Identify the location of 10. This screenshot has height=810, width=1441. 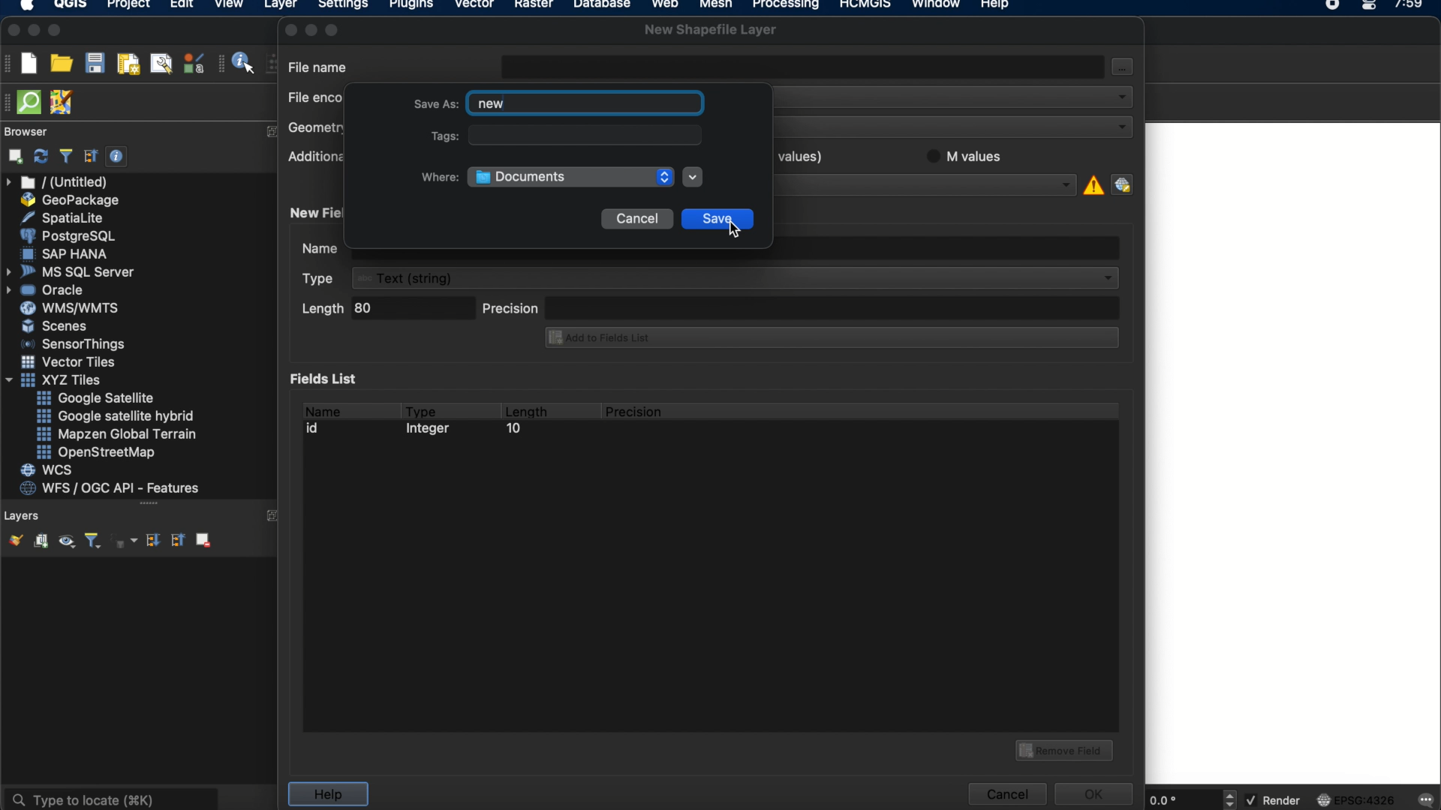
(513, 430).